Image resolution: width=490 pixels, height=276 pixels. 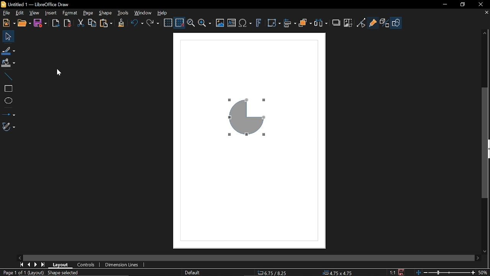 I want to click on Copy, so click(x=92, y=23).